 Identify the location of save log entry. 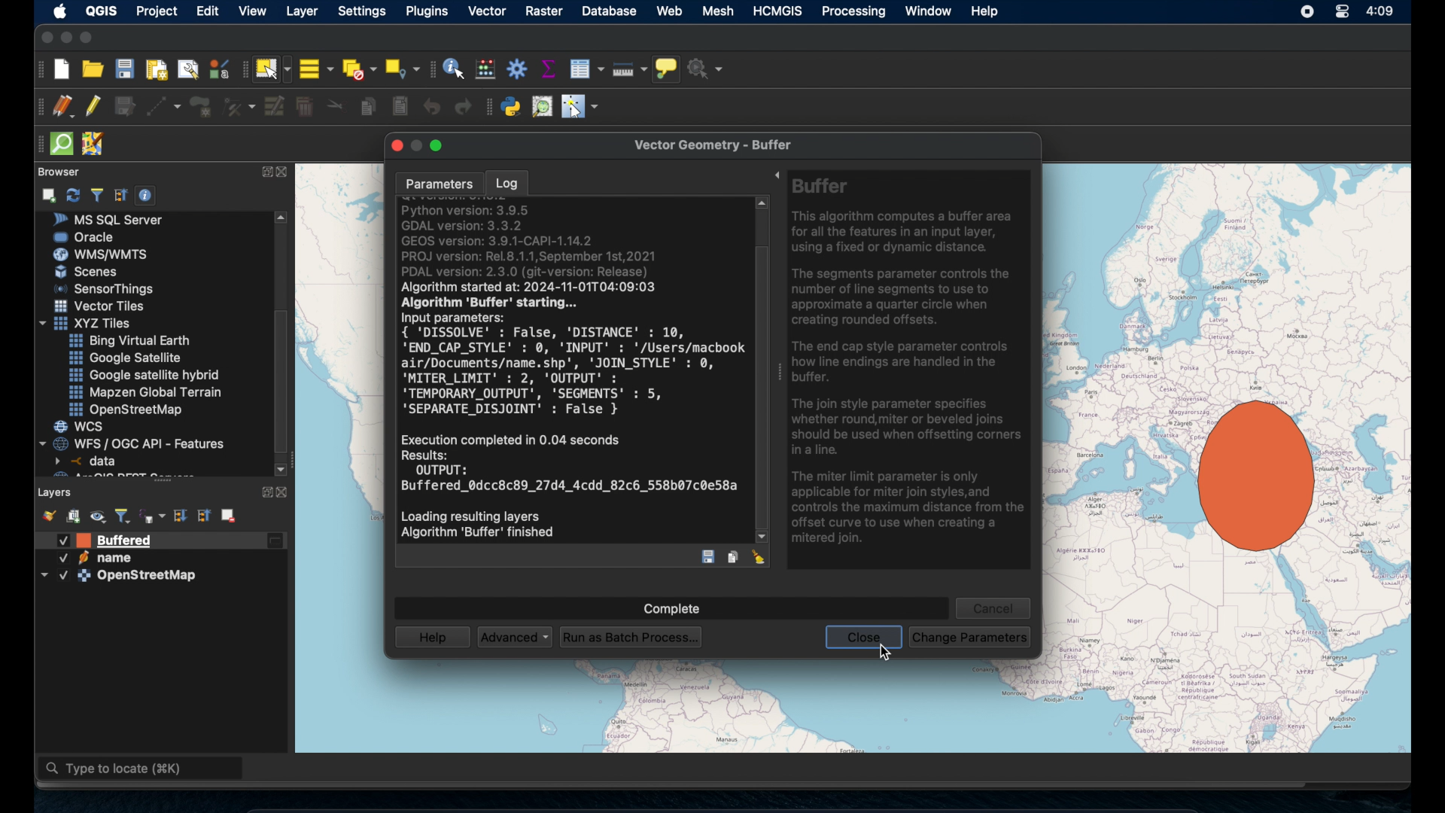
(708, 557).